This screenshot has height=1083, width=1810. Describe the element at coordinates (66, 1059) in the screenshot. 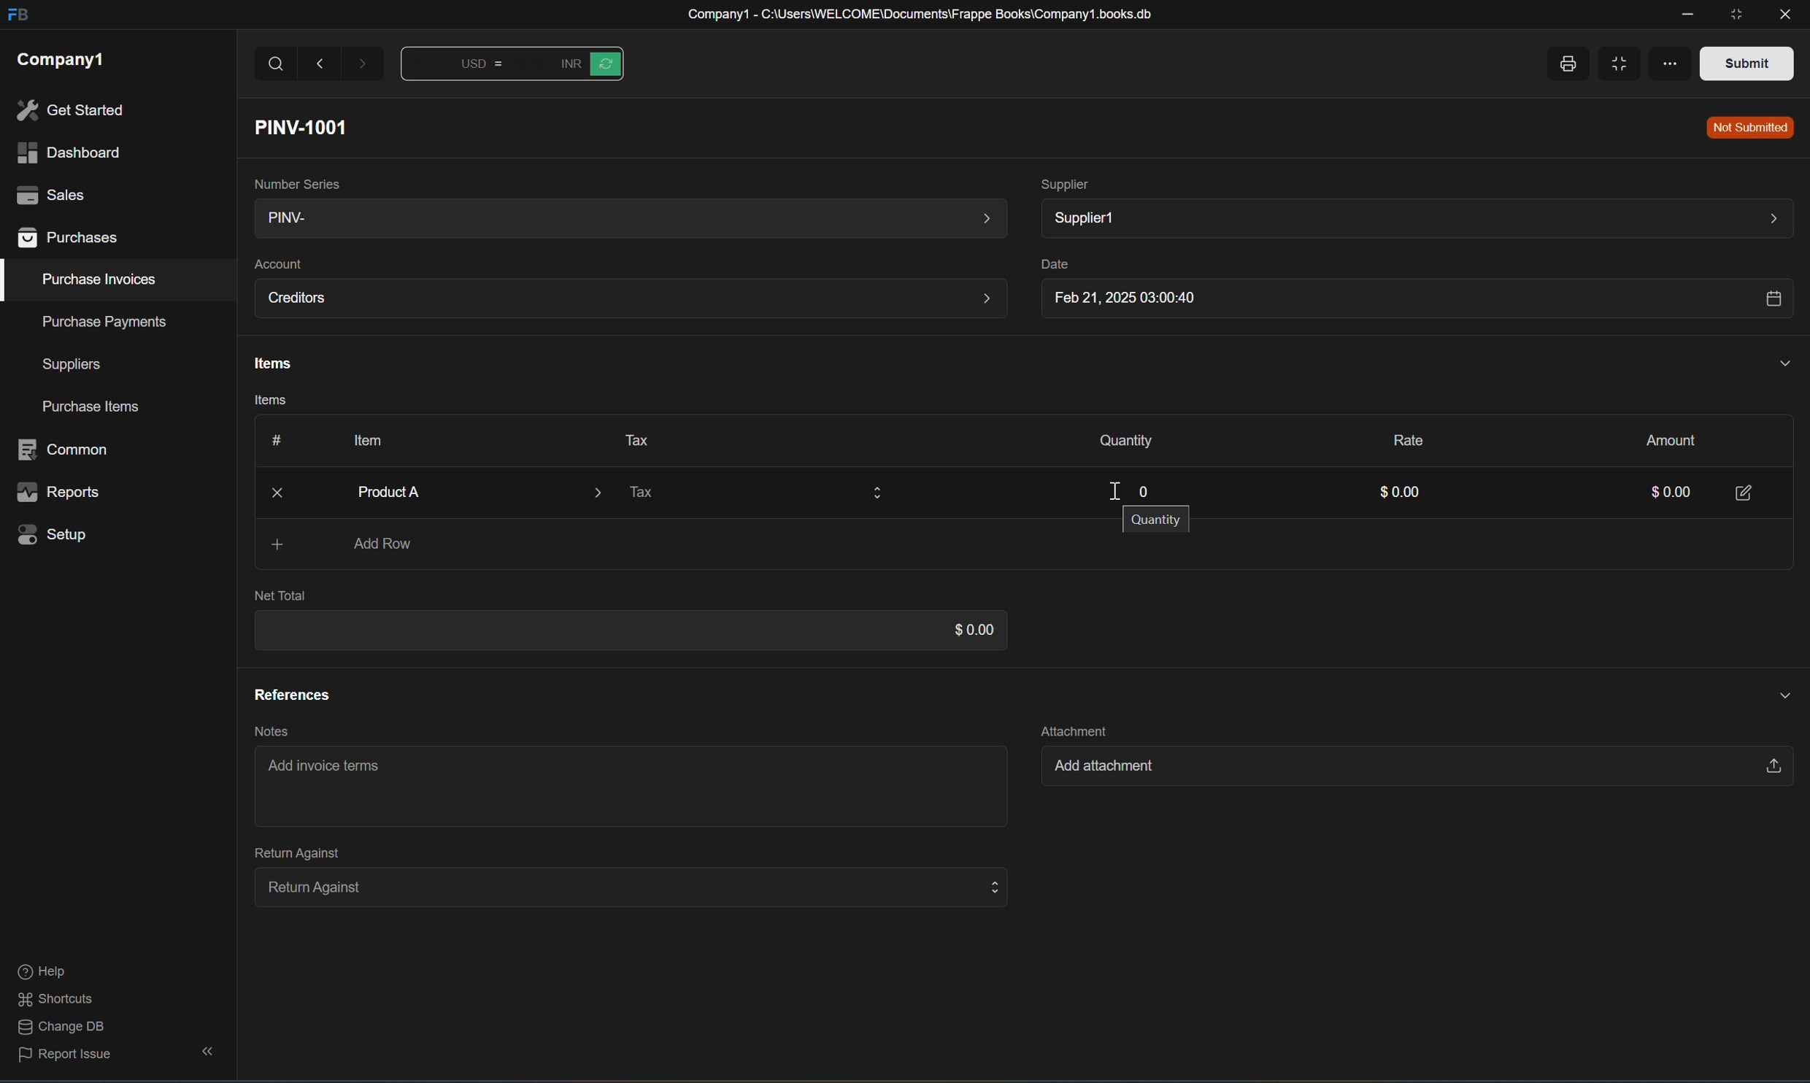

I see `report issue` at that location.